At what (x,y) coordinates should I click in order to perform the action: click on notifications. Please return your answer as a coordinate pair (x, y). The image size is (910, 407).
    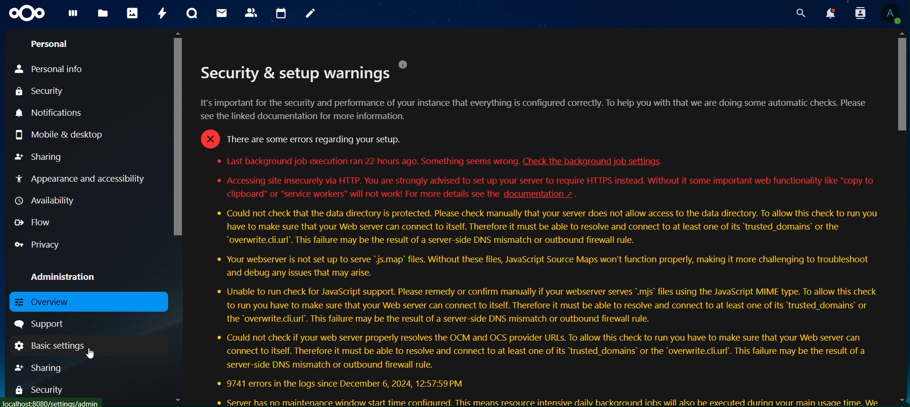
    Looking at the image, I should click on (829, 13).